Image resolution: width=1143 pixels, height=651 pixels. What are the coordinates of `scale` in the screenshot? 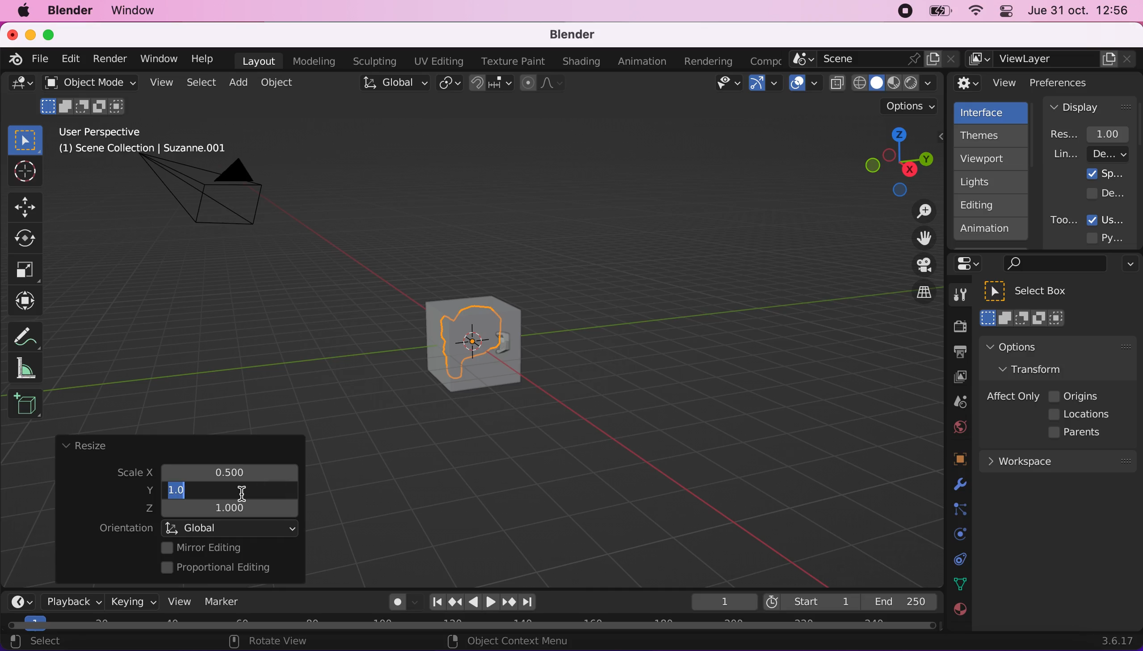 It's located at (127, 473).